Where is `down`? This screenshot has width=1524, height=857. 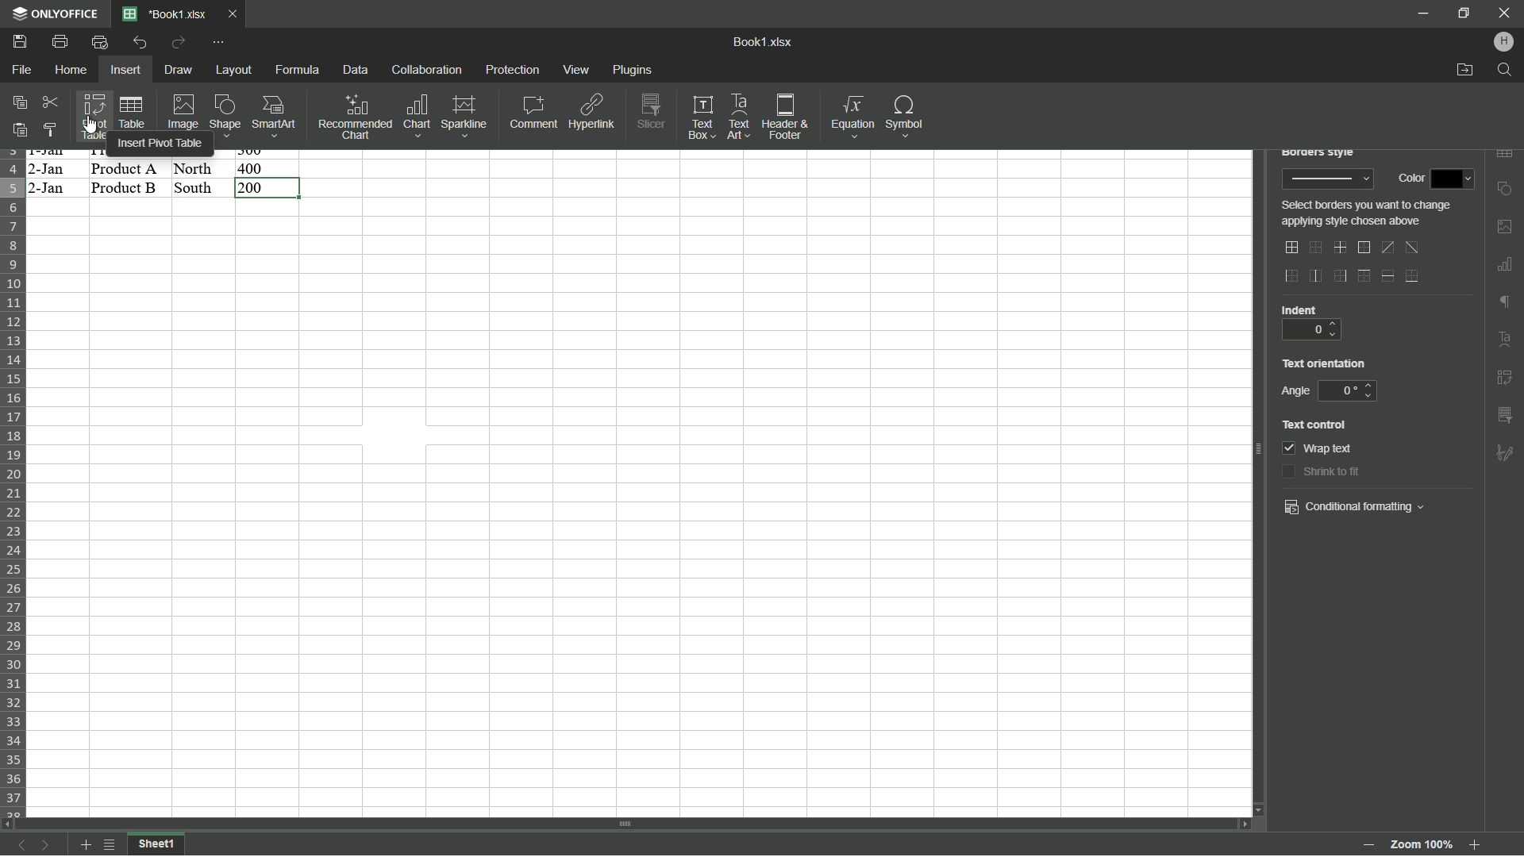 down is located at coordinates (1336, 336).